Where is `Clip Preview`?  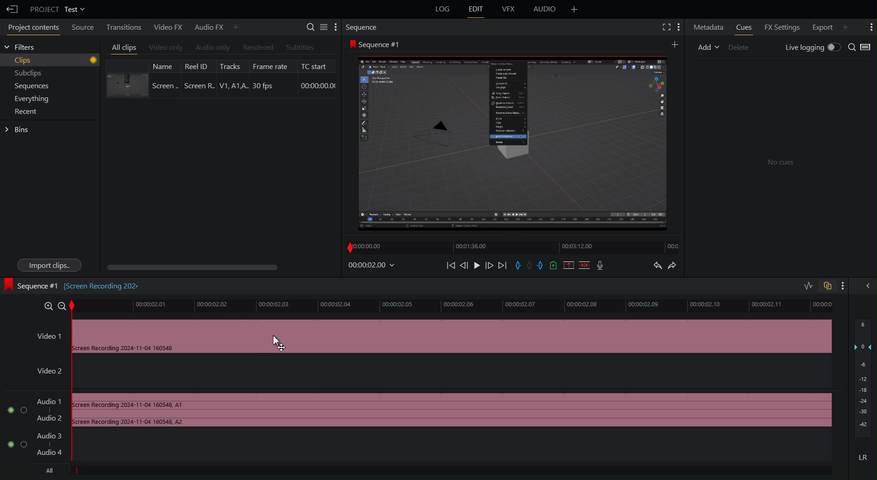
Clip Preview is located at coordinates (514, 144).